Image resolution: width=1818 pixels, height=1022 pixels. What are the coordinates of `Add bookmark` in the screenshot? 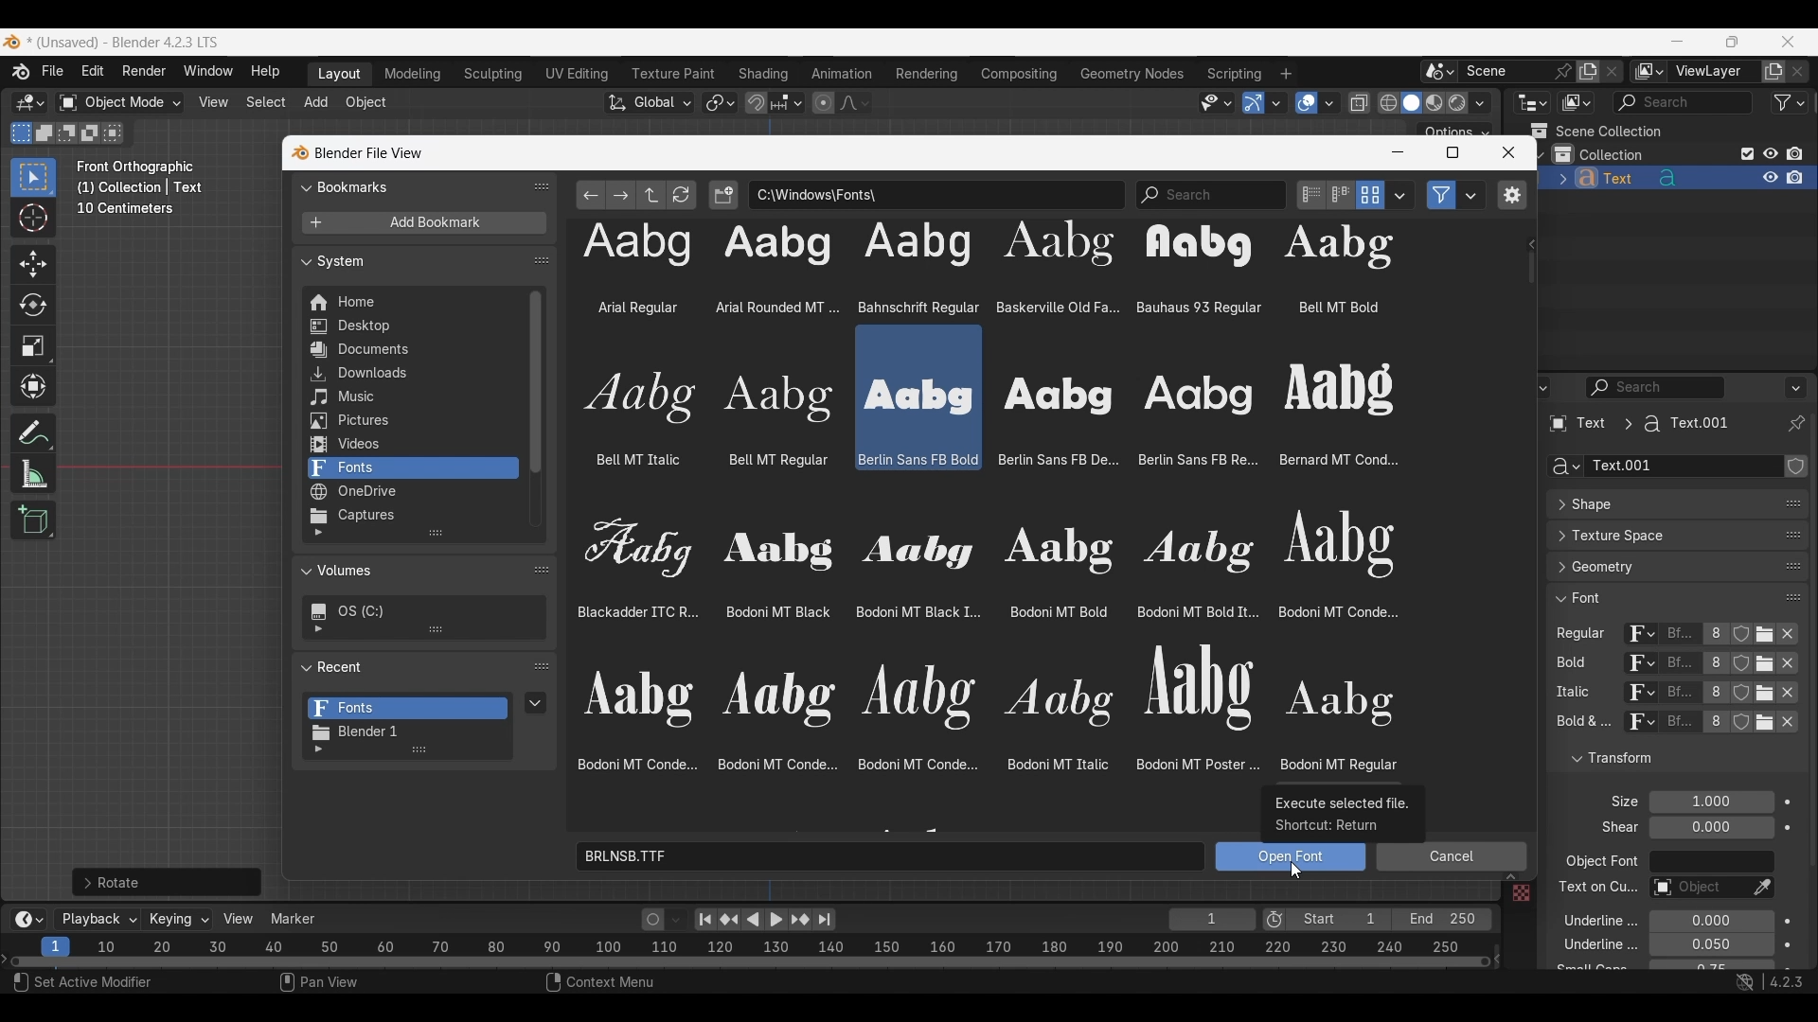 It's located at (423, 223).